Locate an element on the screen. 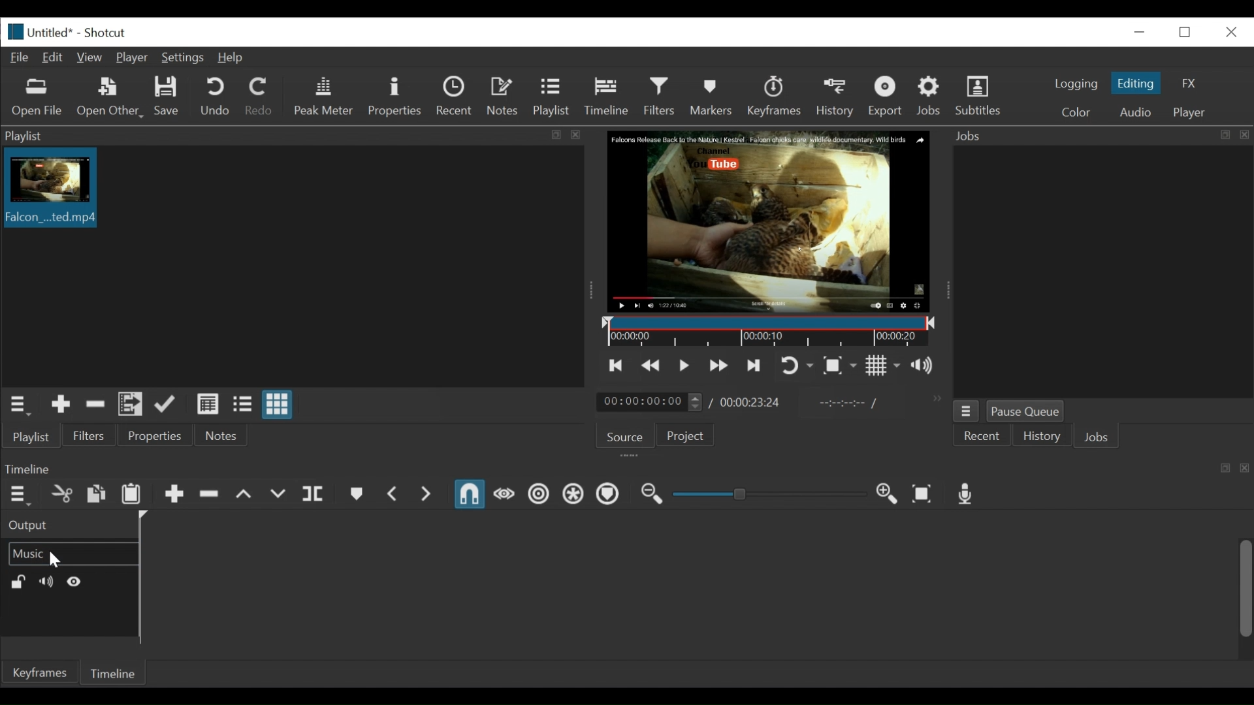 Image resolution: width=1254 pixels, height=705 pixels. Skip to the next point is located at coordinates (720, 365).